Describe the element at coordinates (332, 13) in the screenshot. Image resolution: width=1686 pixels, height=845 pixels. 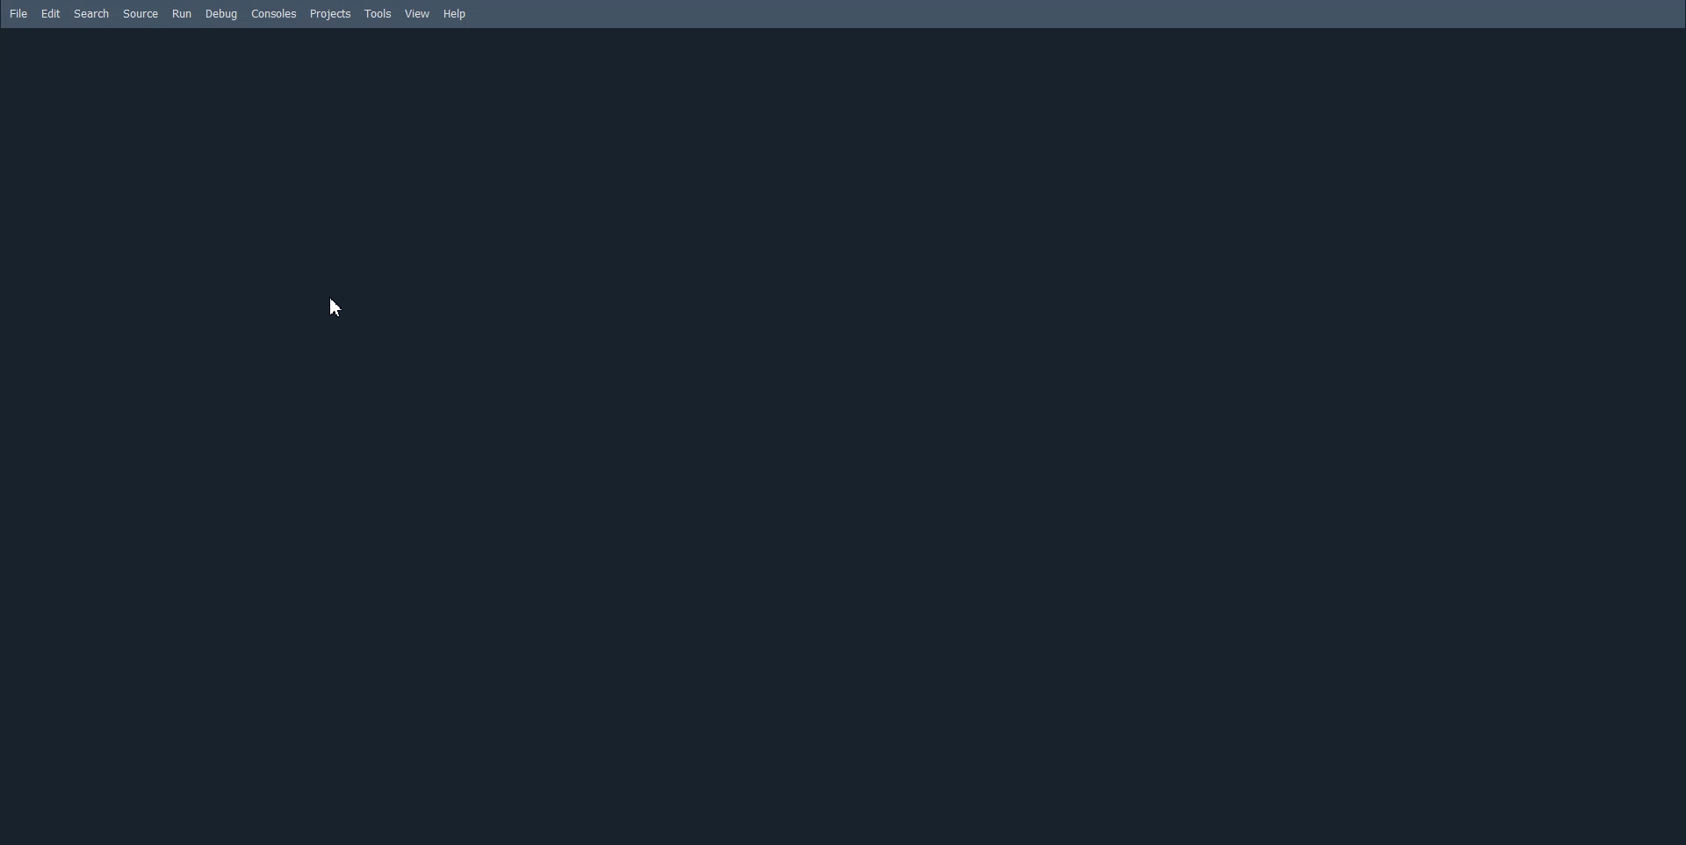
I see `Projects` at that location.